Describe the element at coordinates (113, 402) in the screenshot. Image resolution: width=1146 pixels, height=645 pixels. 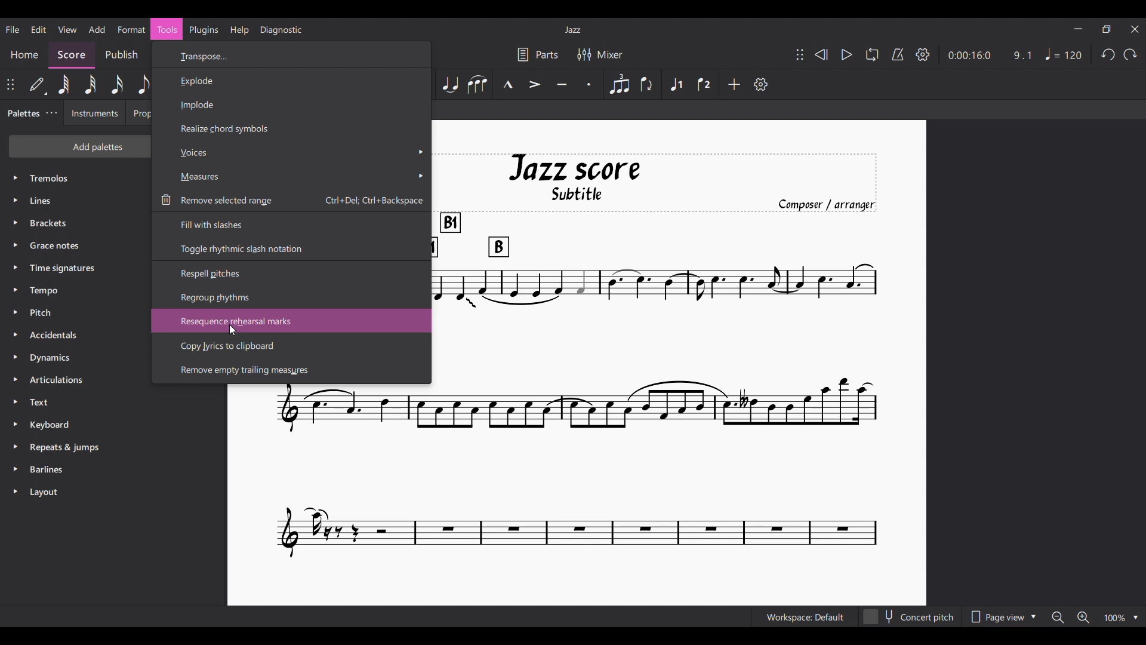
I see `Text` at that location.